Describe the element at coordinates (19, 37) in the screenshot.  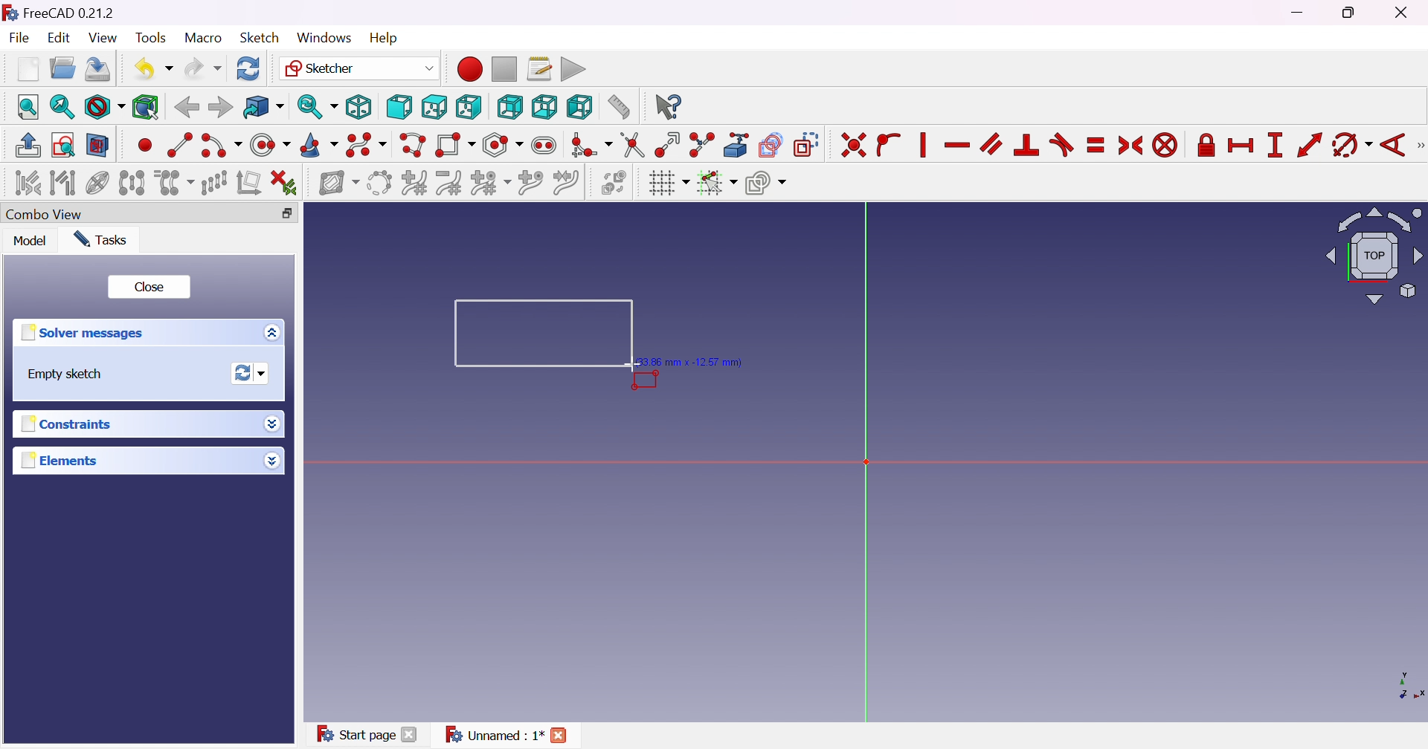
I see `File` at that location.